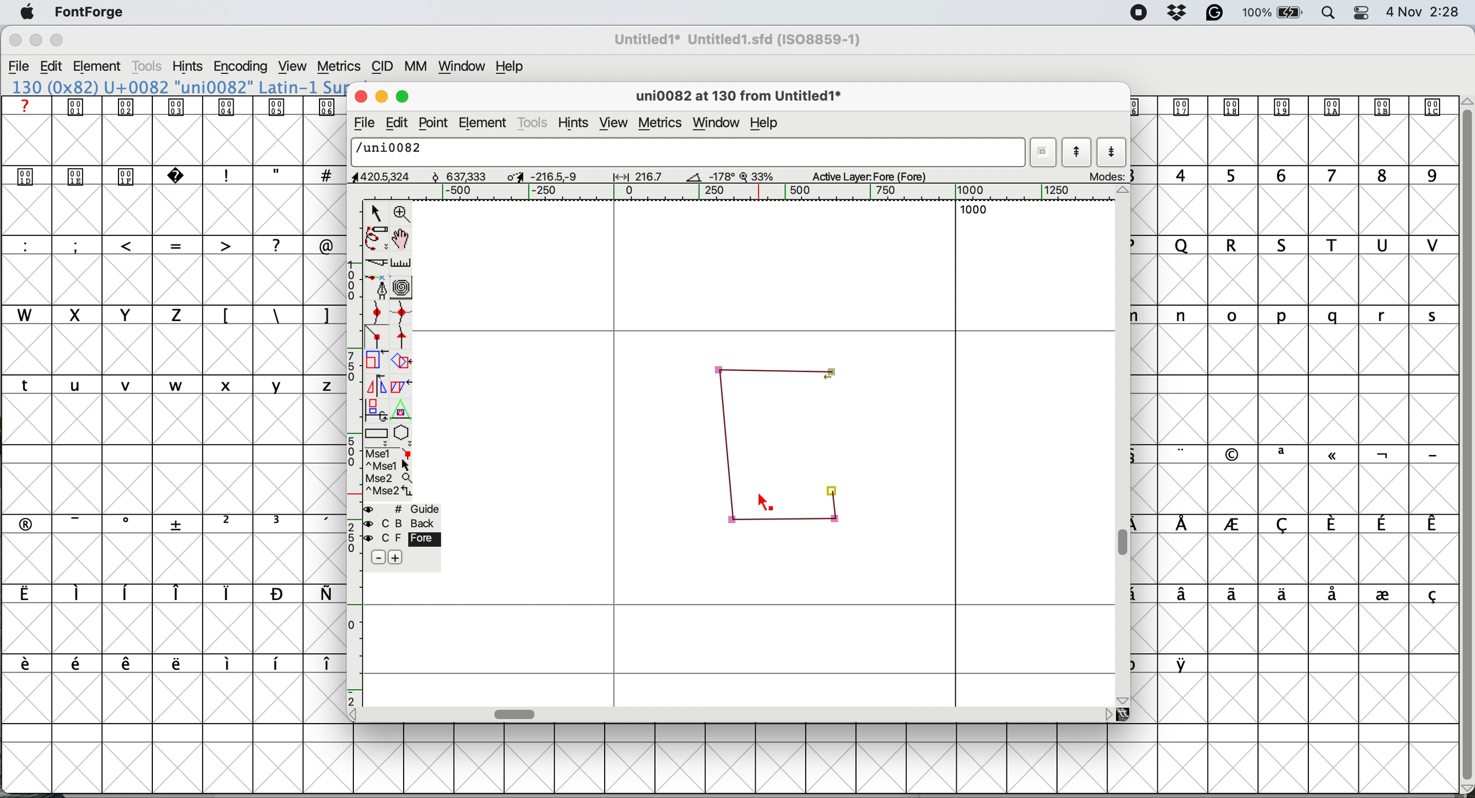 The image size is (1475, 798). What do you see at coordinates (1139, 13) in the screenshot?
I see `screen recorder` at bounding box center [1139, 13].